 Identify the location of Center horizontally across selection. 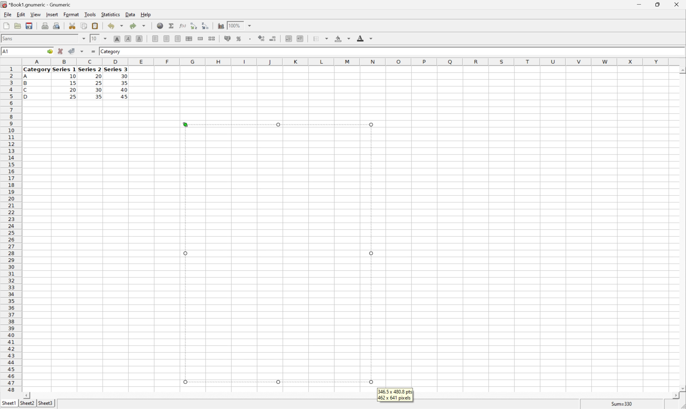
(188, 38).